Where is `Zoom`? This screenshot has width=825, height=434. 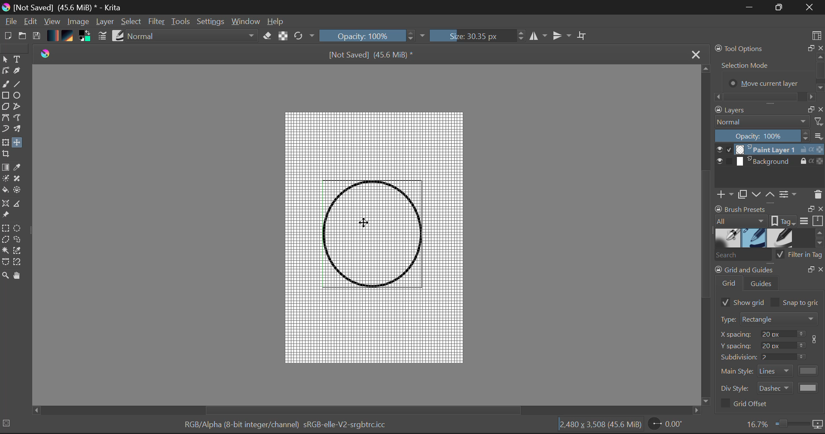 Zoom is located at coordinates (784, 425).